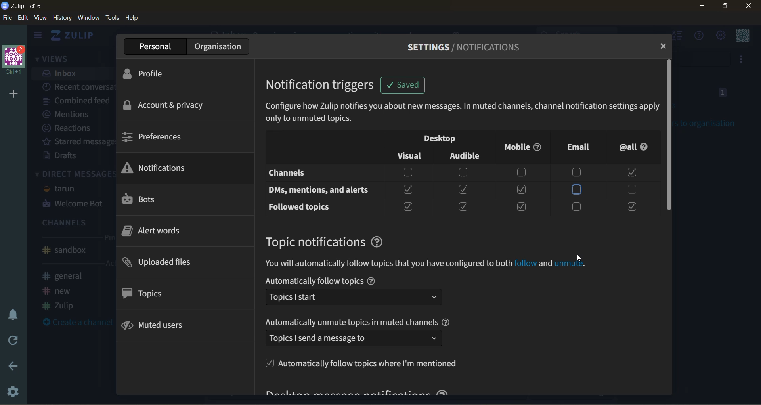 The image size is (761, 405). What do you see at coordinates (665, 46) in the screenshot?
I see `close` at bounding box center [665, 46].